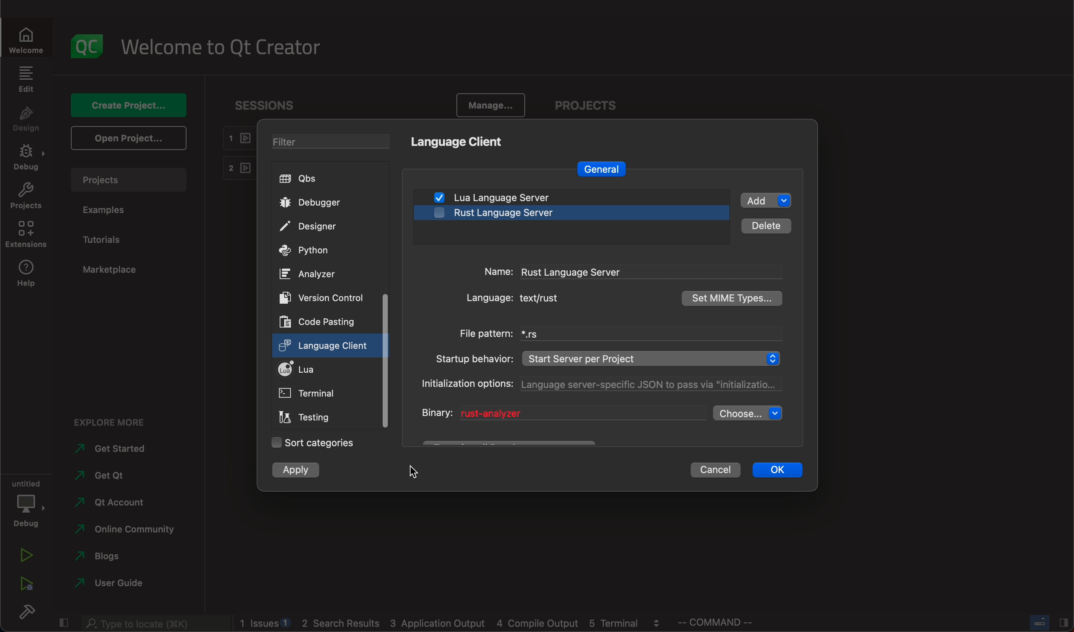 The height and width of the screenshot is (632, 1074). I want to click on guide, so click(110, 585).